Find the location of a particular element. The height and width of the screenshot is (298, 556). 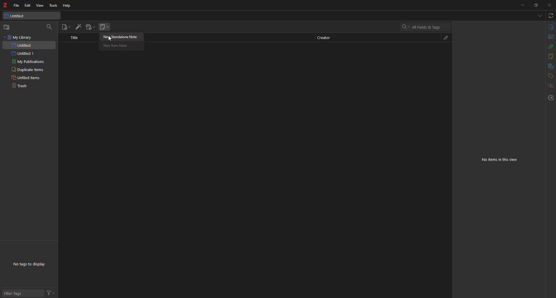

maximize is located at coordinates (536, 5).